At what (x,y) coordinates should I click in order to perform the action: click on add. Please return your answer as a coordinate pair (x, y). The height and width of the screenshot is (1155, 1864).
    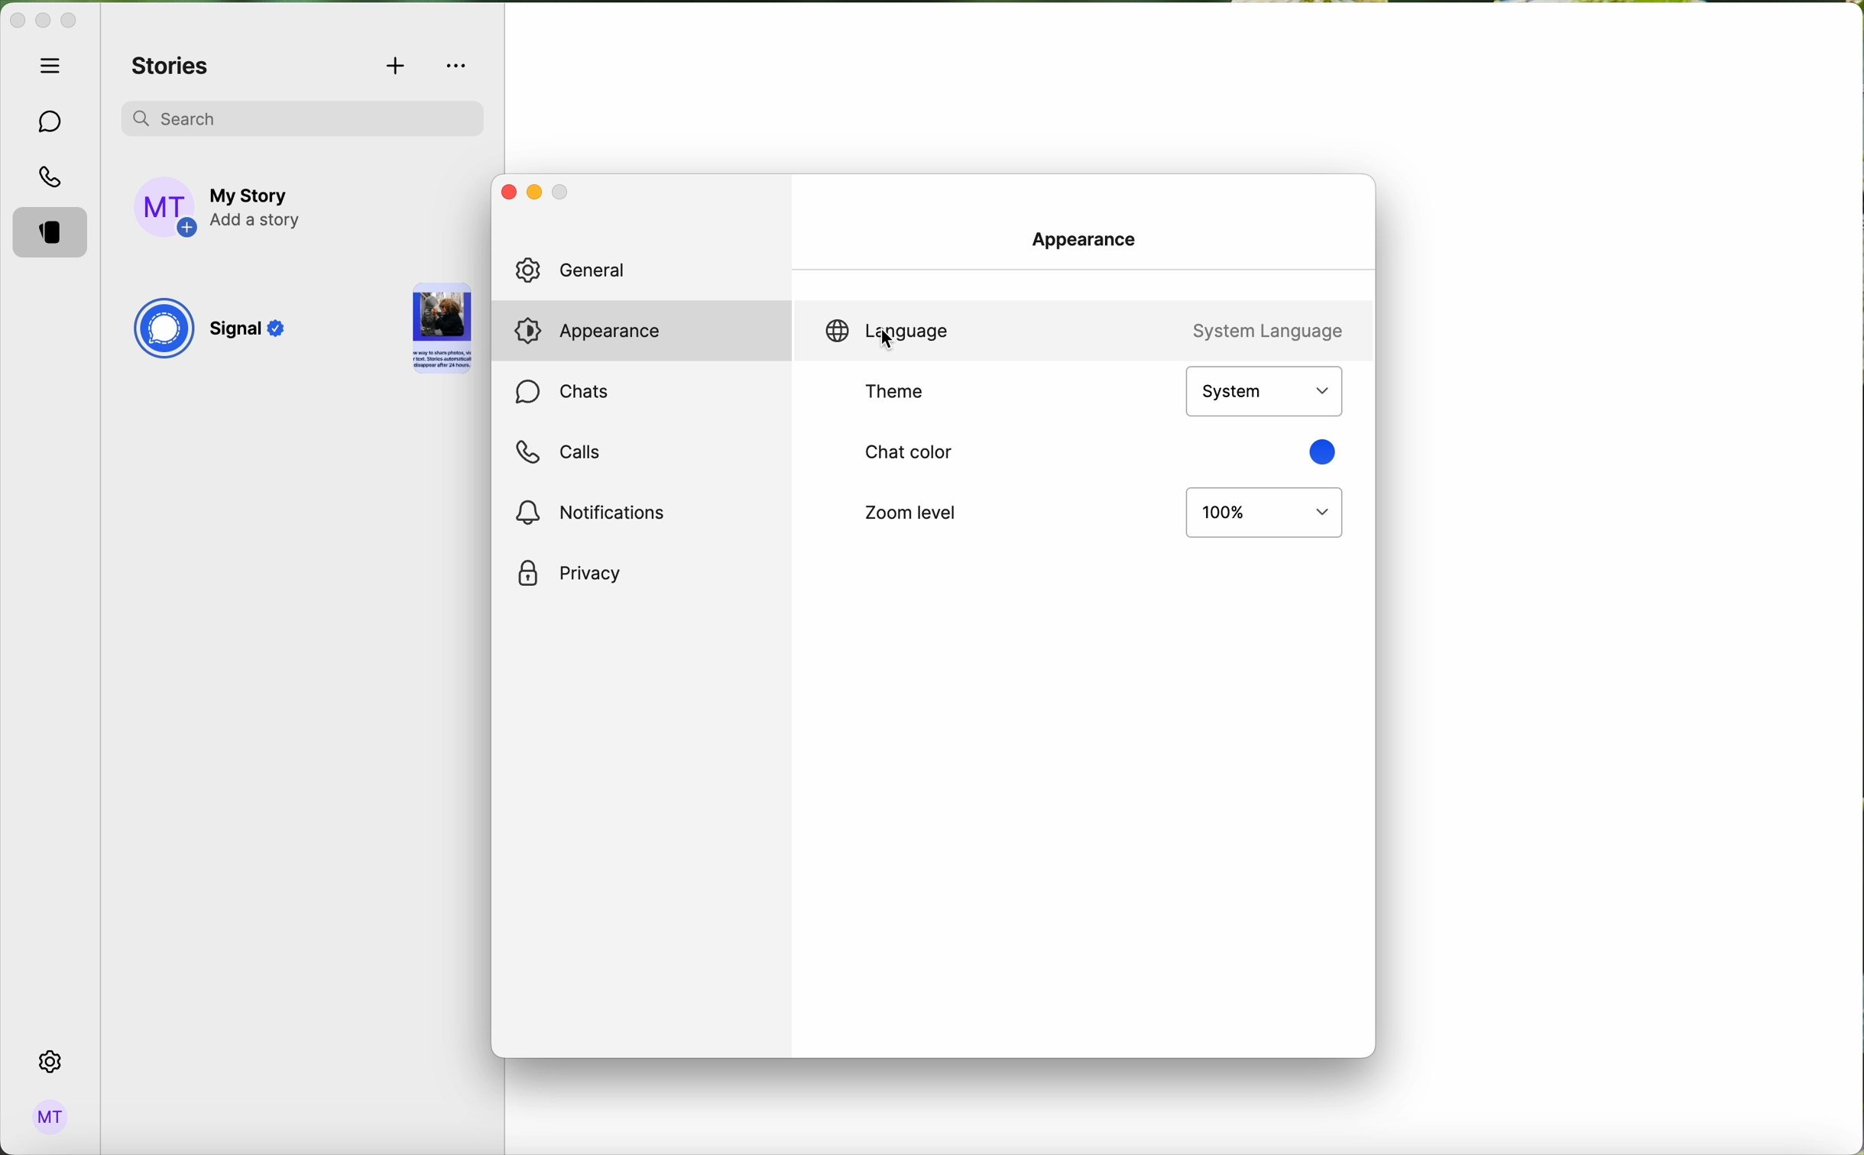
    Looking at the image, I should click on (397, 67).